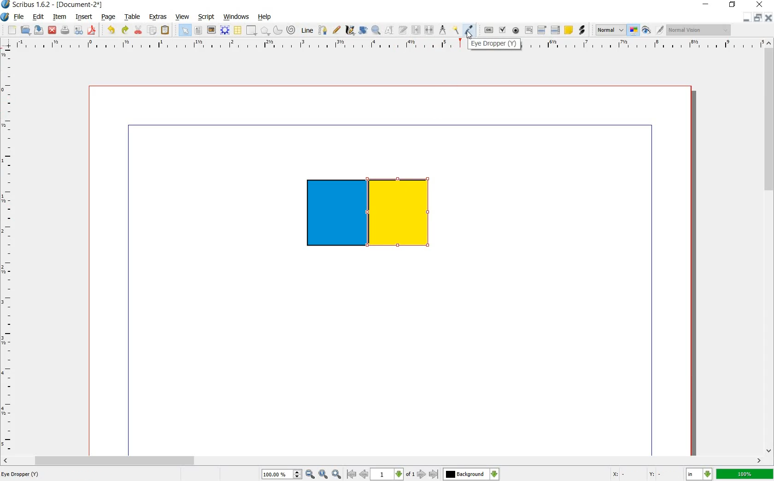 Image resolution: width=774 pixels, height=481 pixels. Describe the element at coordinates (225, 30) in the screenshot. I see `render frame` at that location.